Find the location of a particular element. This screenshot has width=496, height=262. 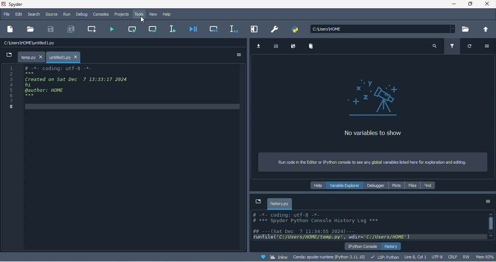

tools is located at coordinates (140, 13).